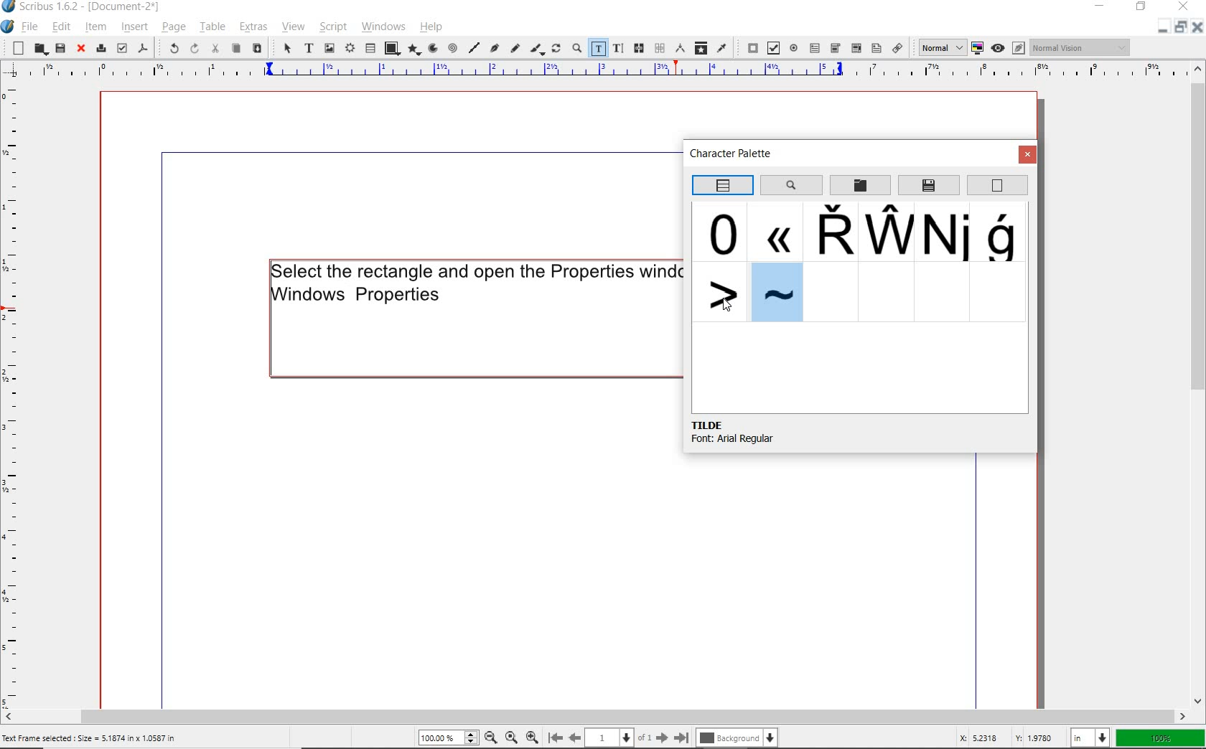 The height and width of the screenshot is (749, 1206). What do you see at coordinates (815, 47) in the screenshot?
I see `pdf text field` at bounding box center [815, 47].